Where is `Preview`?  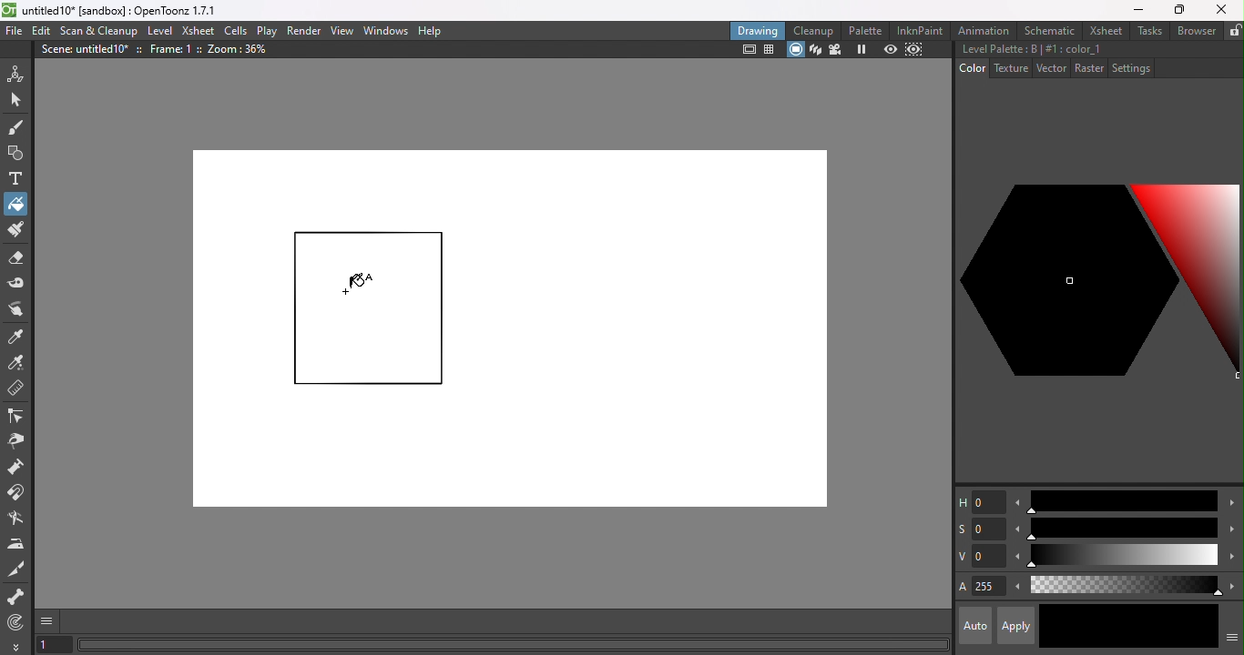
Preview is located at coordinates (891, 49).